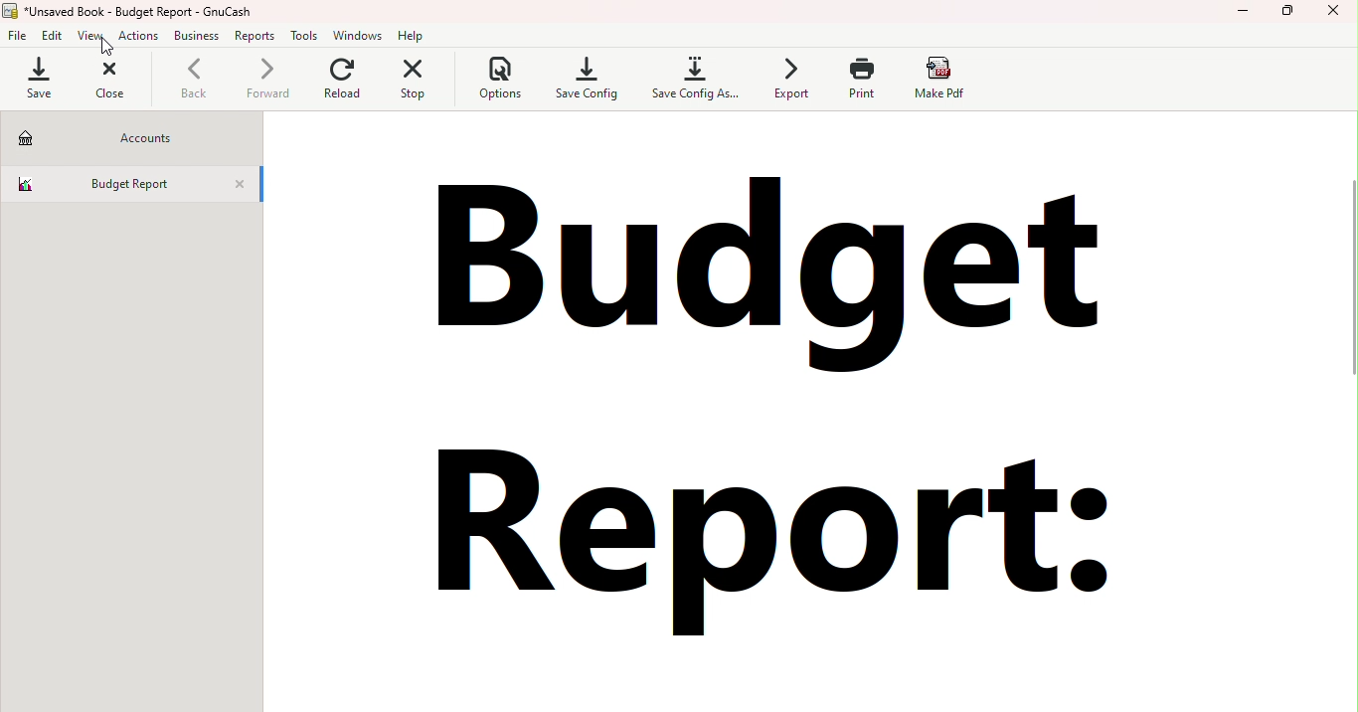  I want to click on Budget report, so click(776, 419).